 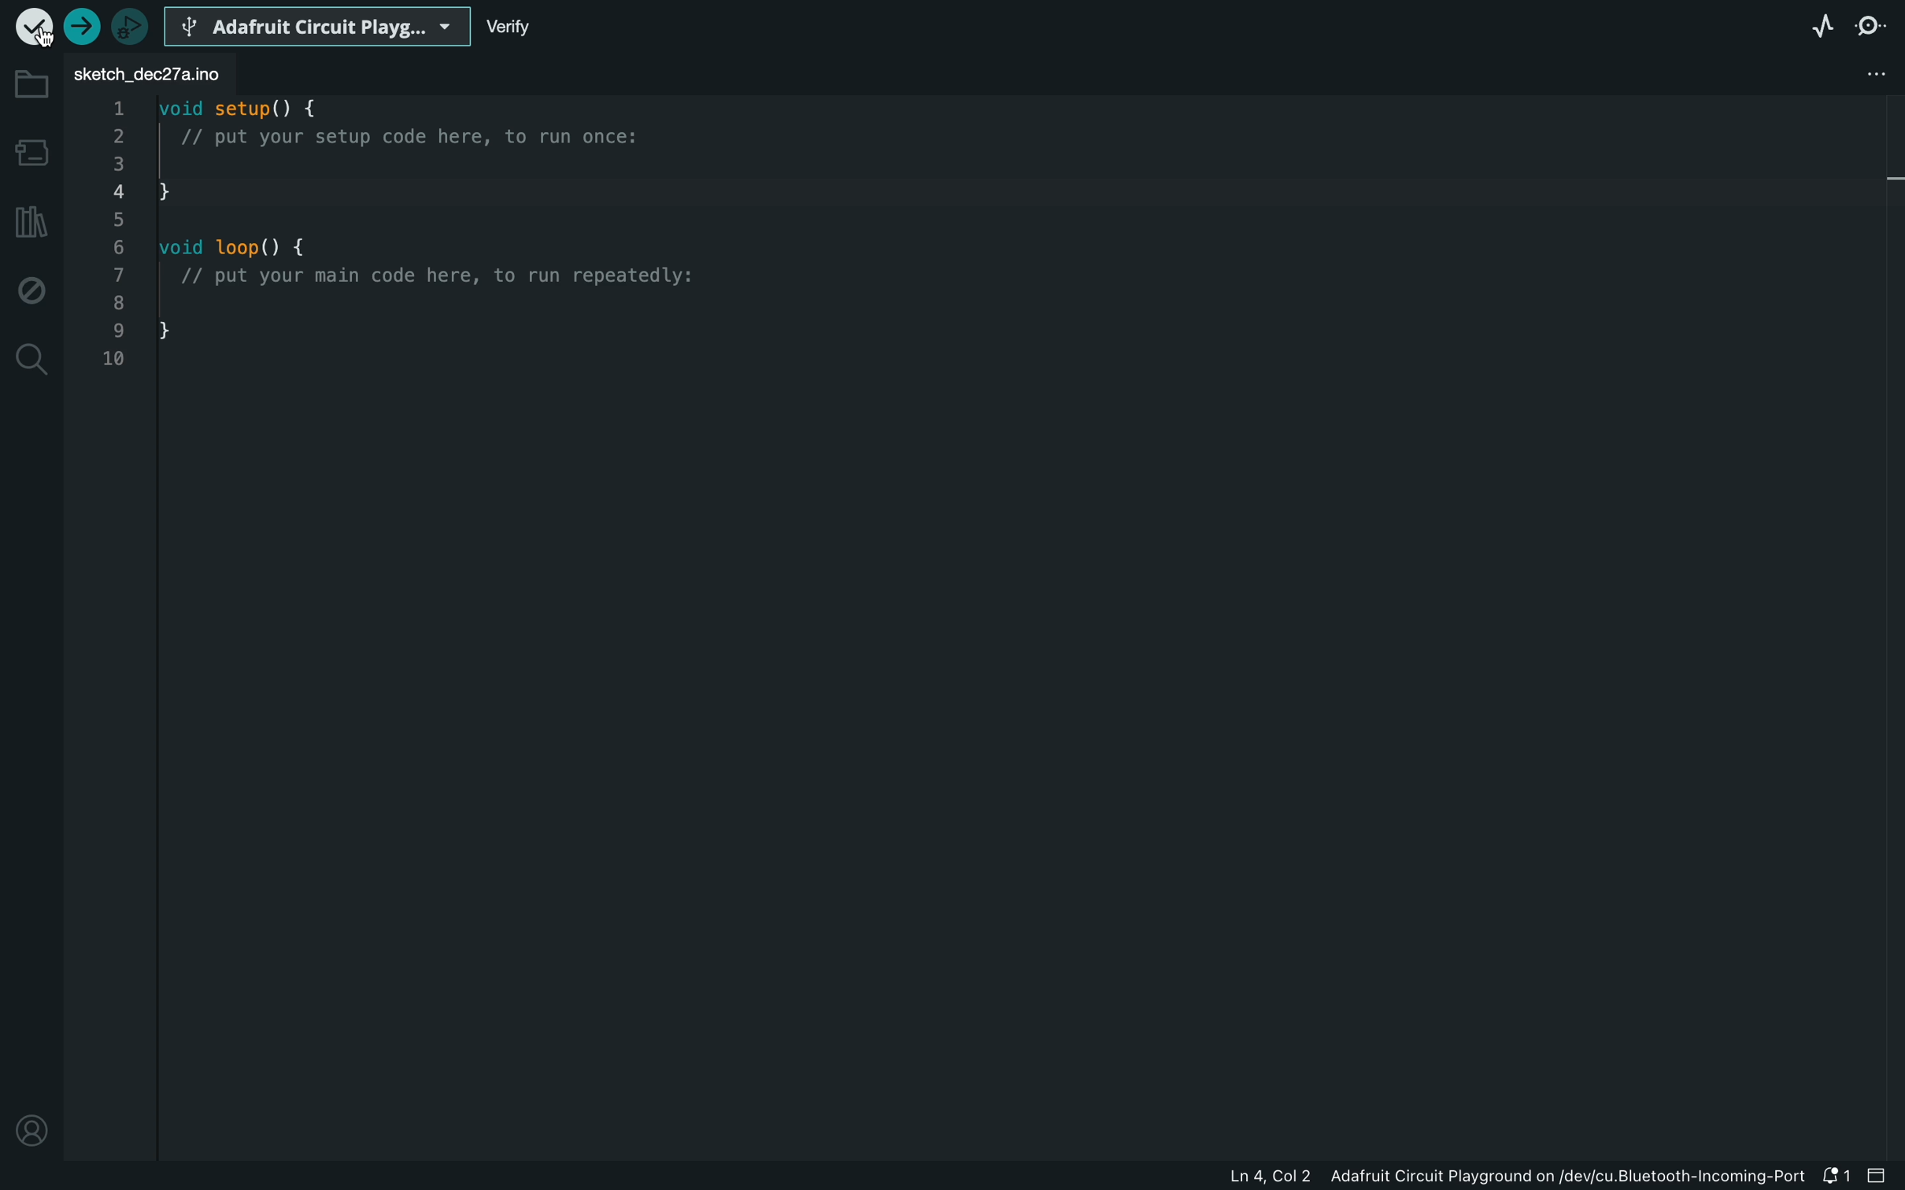 What do you see at coordinates (316, 31) in the screenshot?
I see `board selecter` at bounding box center [316, 31].